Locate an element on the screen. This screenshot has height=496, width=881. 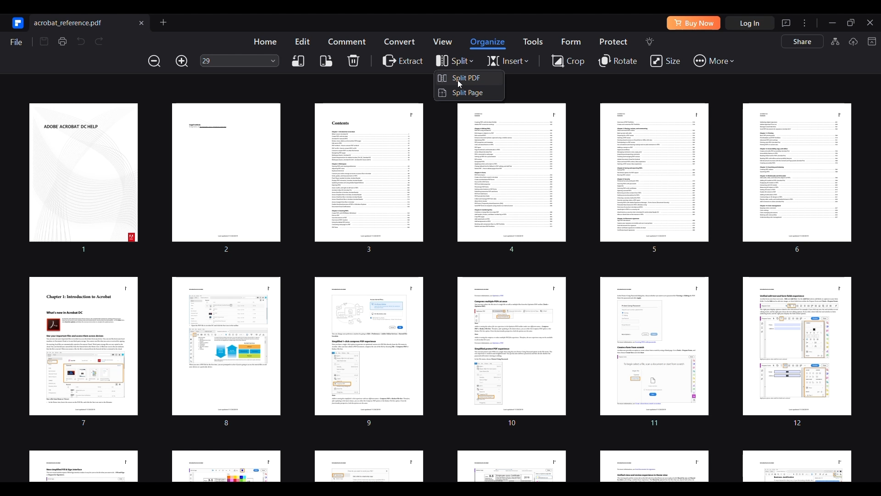
More tools is located at coordinates (713, 61).